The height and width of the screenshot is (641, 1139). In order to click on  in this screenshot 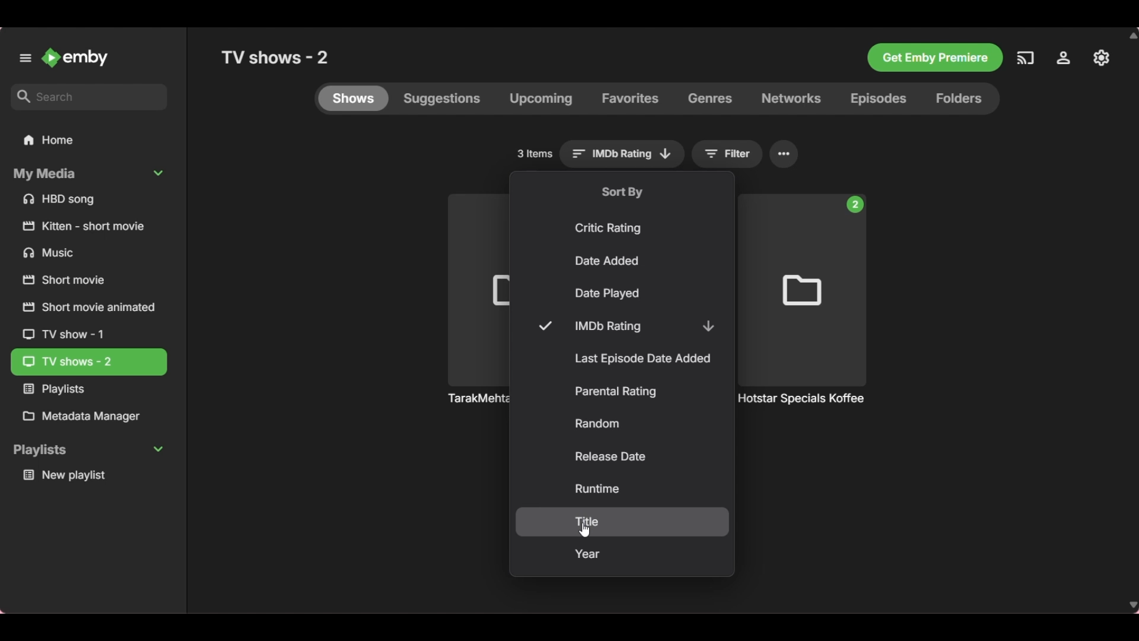, I will do `click(1102, 57)`.